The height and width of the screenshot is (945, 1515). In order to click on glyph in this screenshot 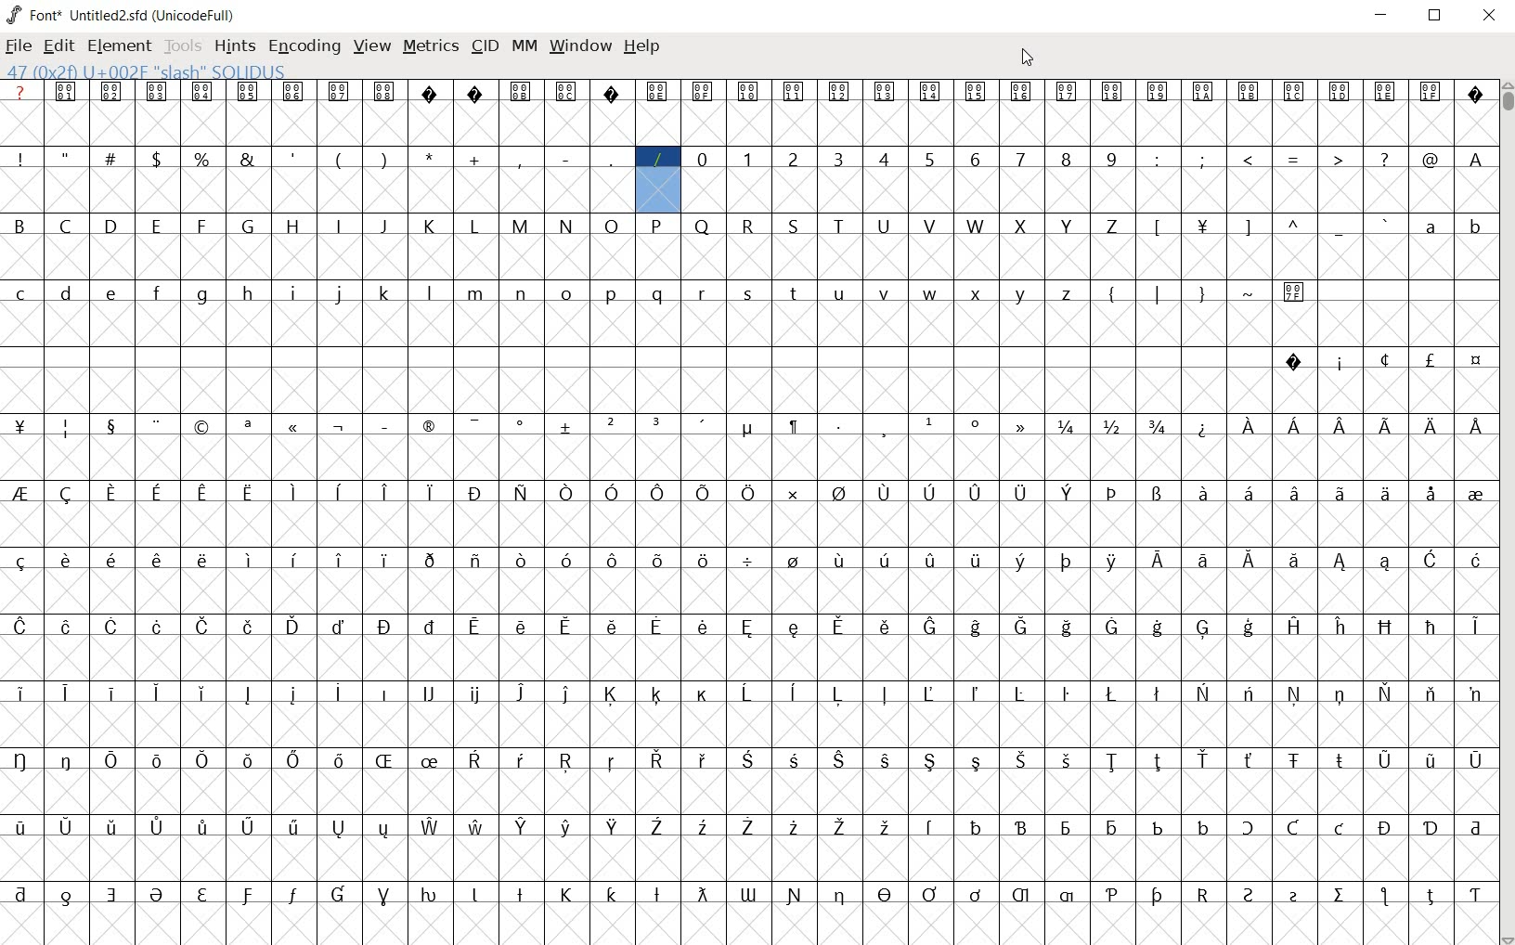, I will do `click(567, 626)`.